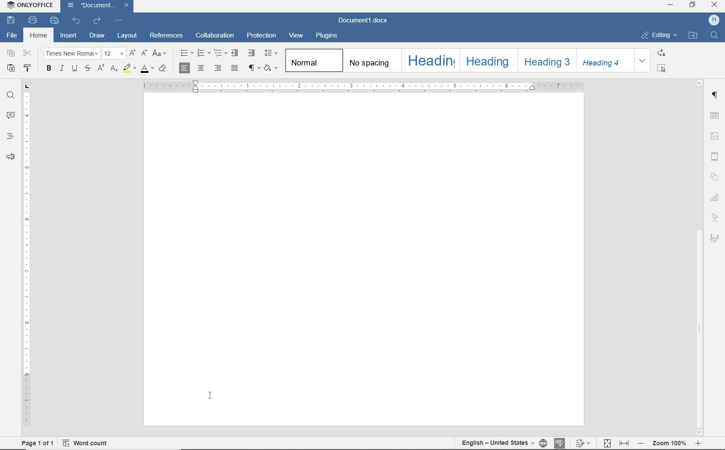  I want to click on minimize, so click(670, 6).